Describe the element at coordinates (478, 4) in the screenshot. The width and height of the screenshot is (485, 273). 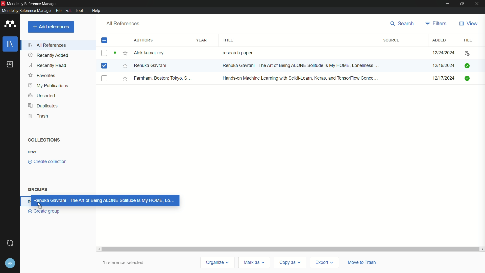
I see `close app` at that location.